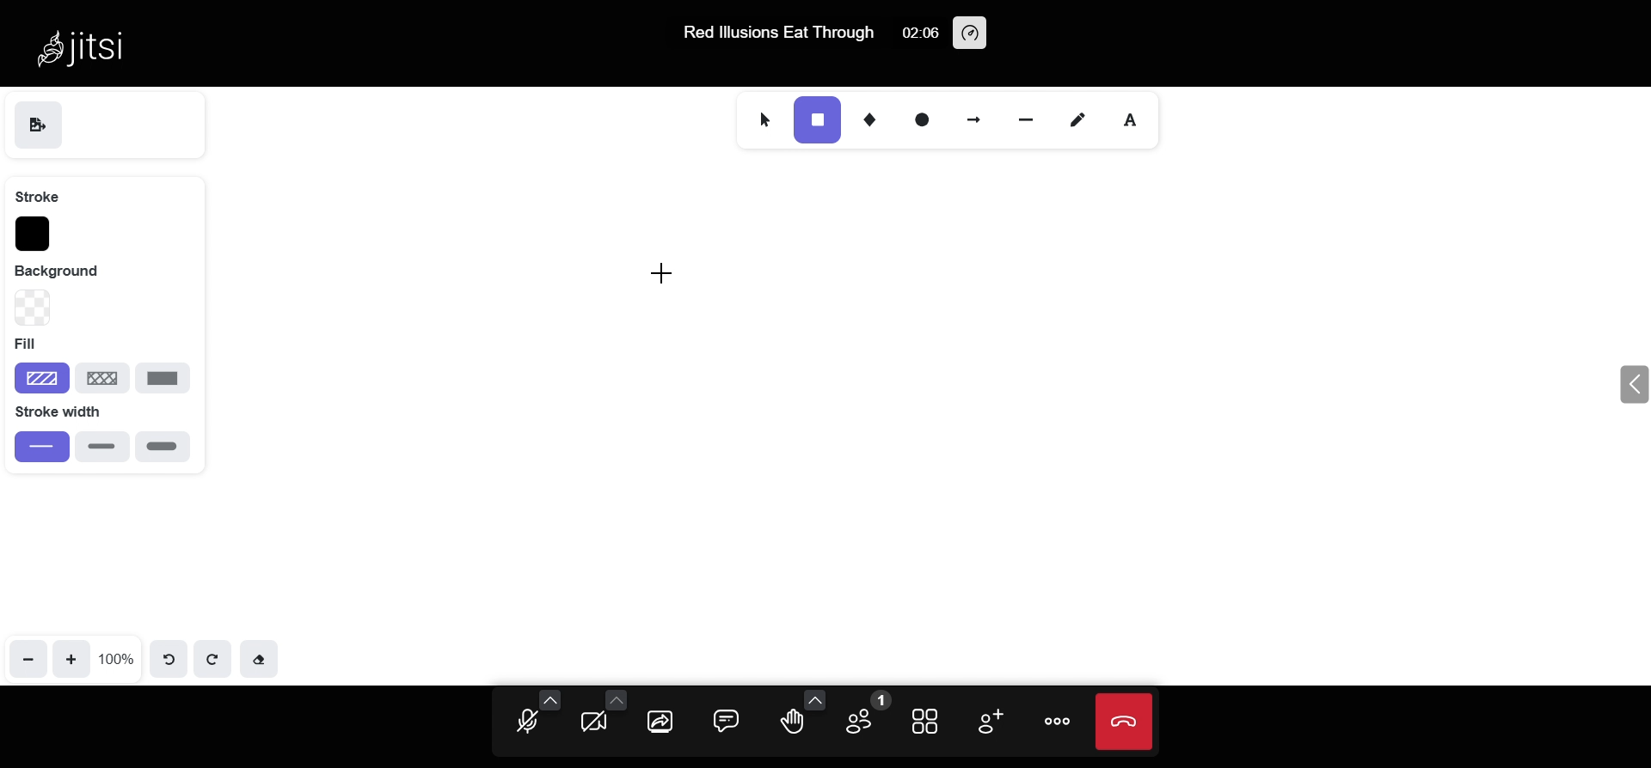  What do you see at coordinates (71, 411) in the screenshot?
I see `stroke width` at bounding box center [71, 411].